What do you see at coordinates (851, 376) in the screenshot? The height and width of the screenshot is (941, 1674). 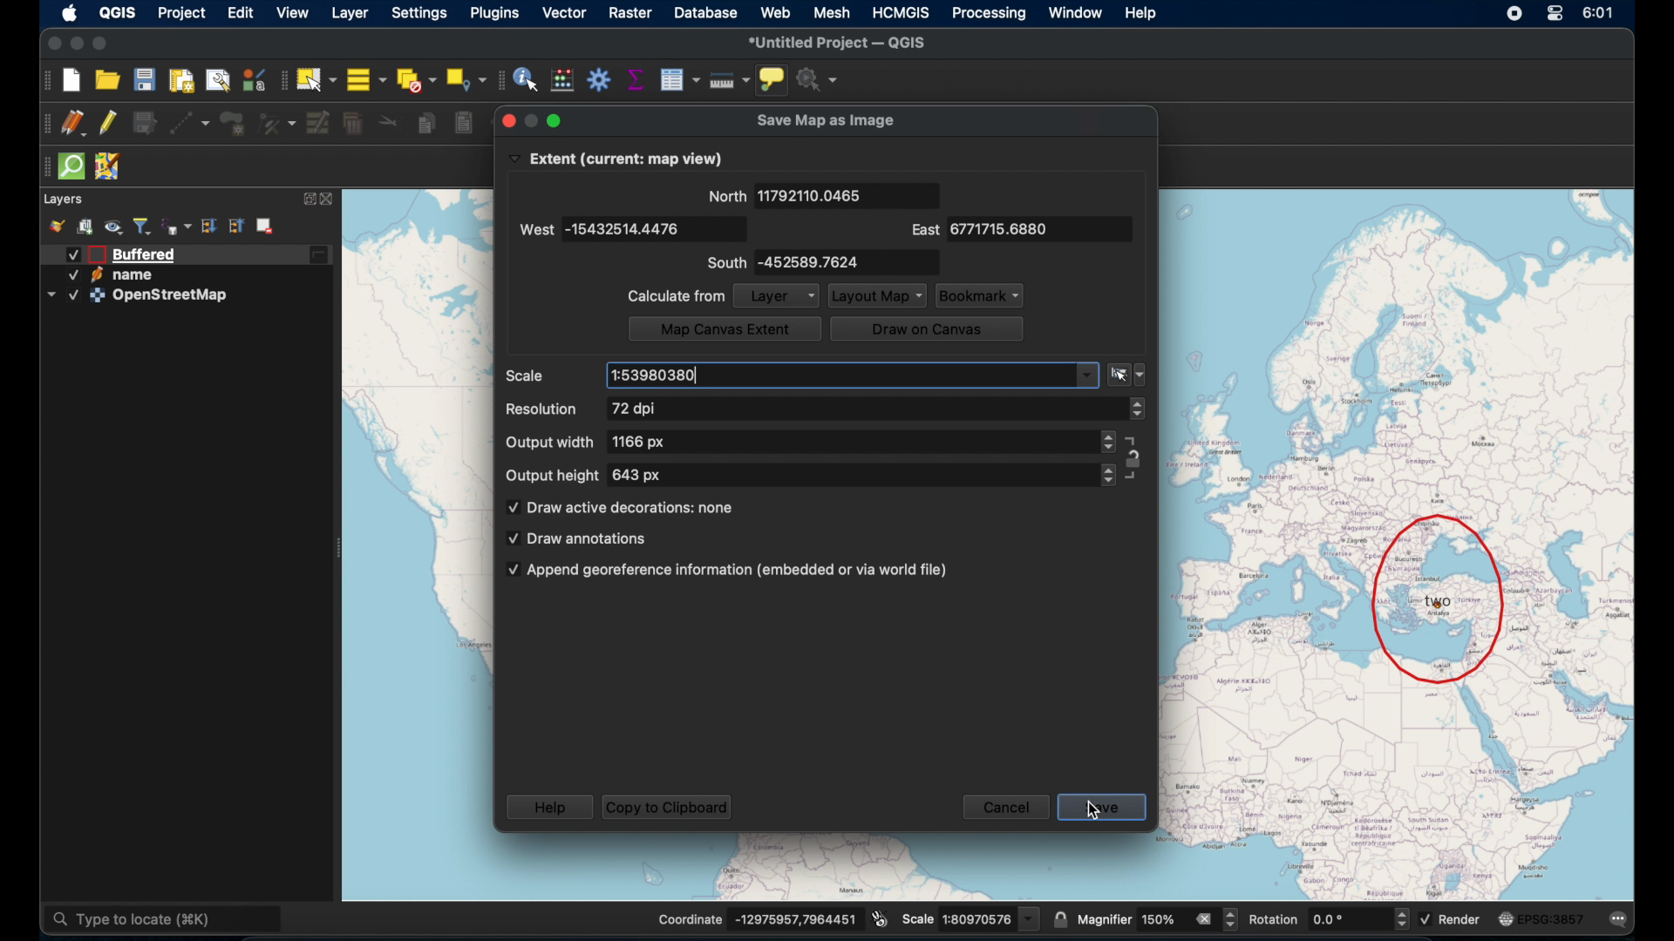 I see `1:53980380` at bounding box center [851, 376].